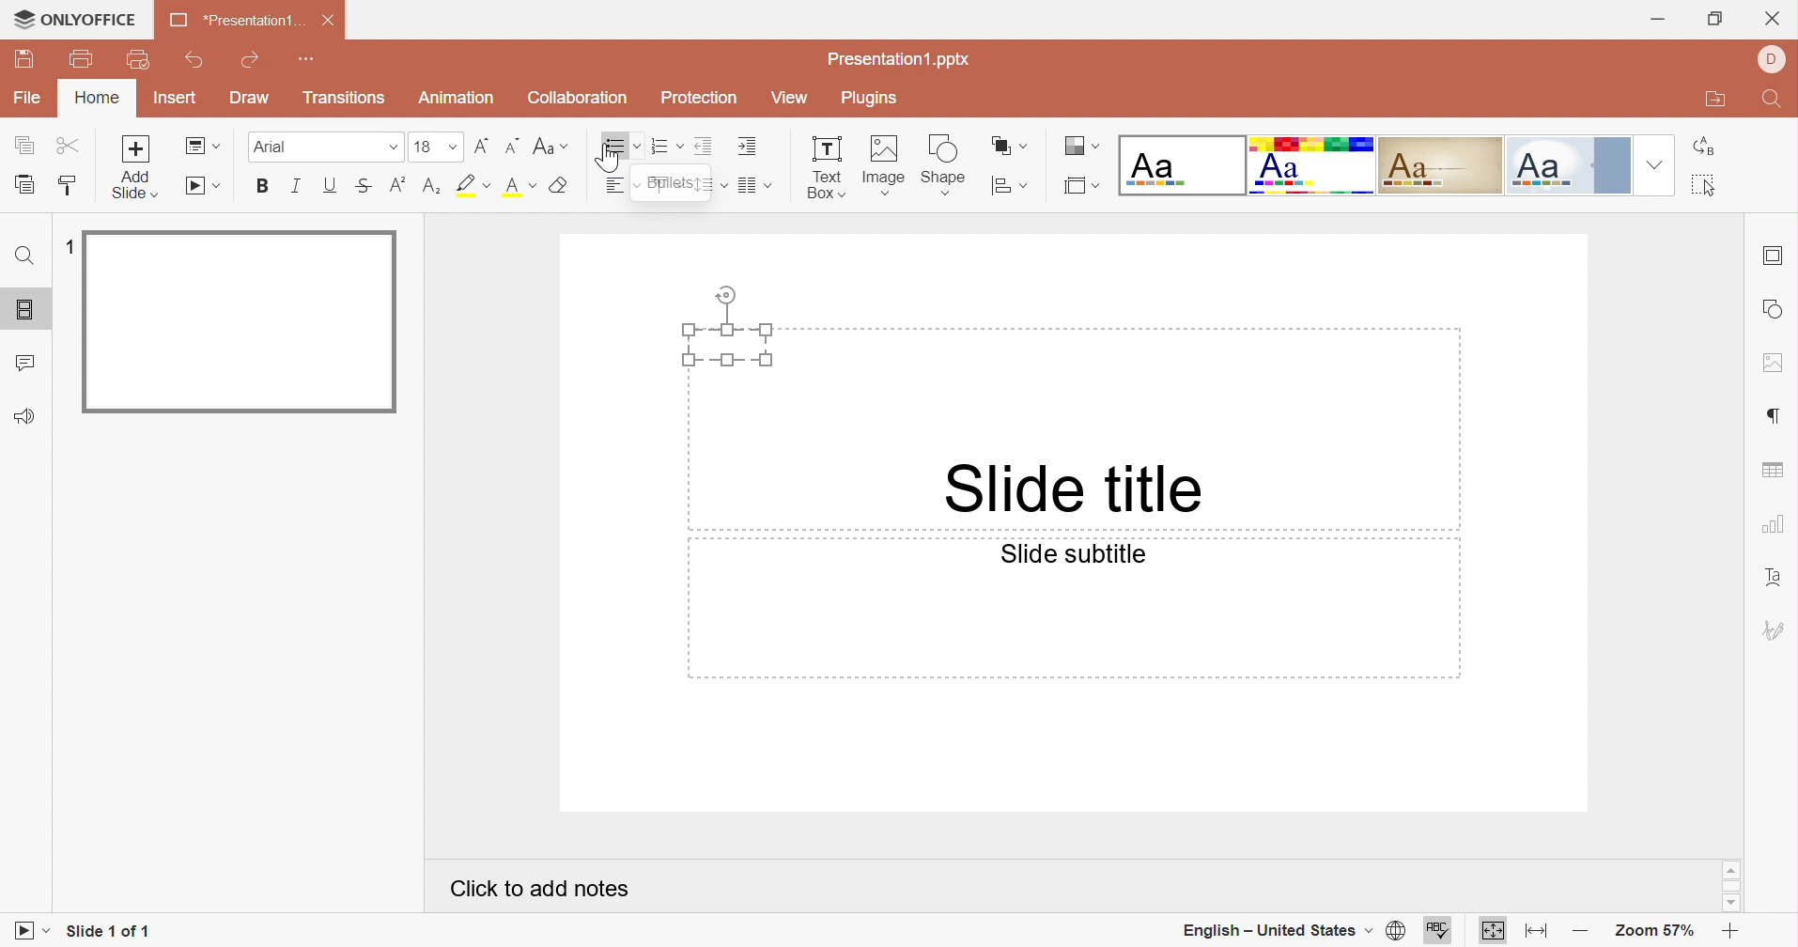 The height and width of the screenshot is (947, 1798). Describe the element at coordinates (347, 100) in the screenshot. I see `Transitions` at that location.